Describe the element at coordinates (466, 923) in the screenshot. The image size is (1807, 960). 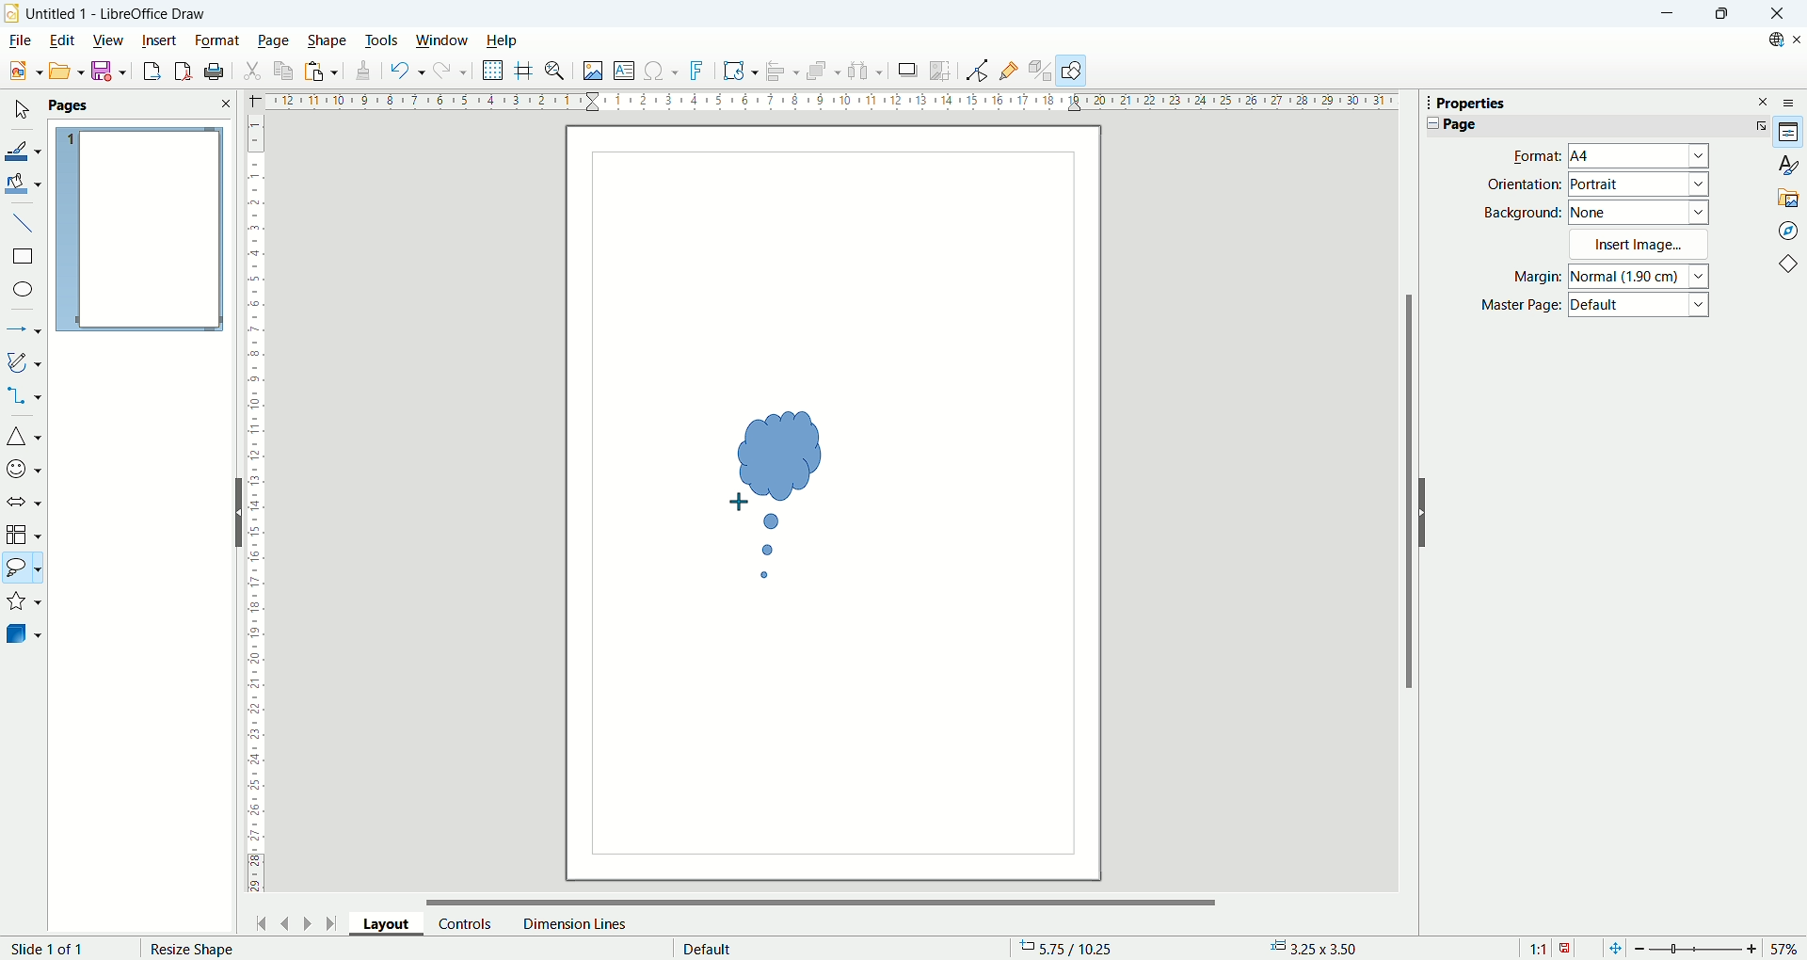
I see `control` at that location.